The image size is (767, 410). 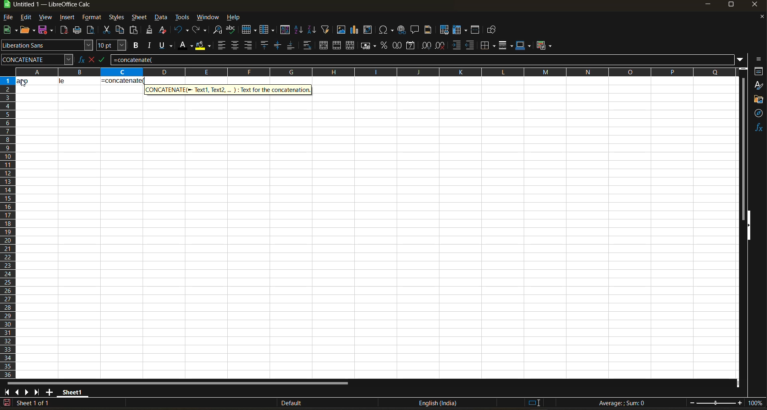 What do you see at coordinates (291, 45) in the screenshot?
I see `align bottom` at bounding box center [291, 45].